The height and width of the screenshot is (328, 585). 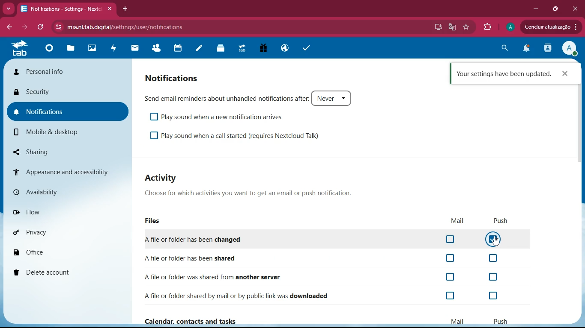 I want to click on send email, so click(x=226, y=98).